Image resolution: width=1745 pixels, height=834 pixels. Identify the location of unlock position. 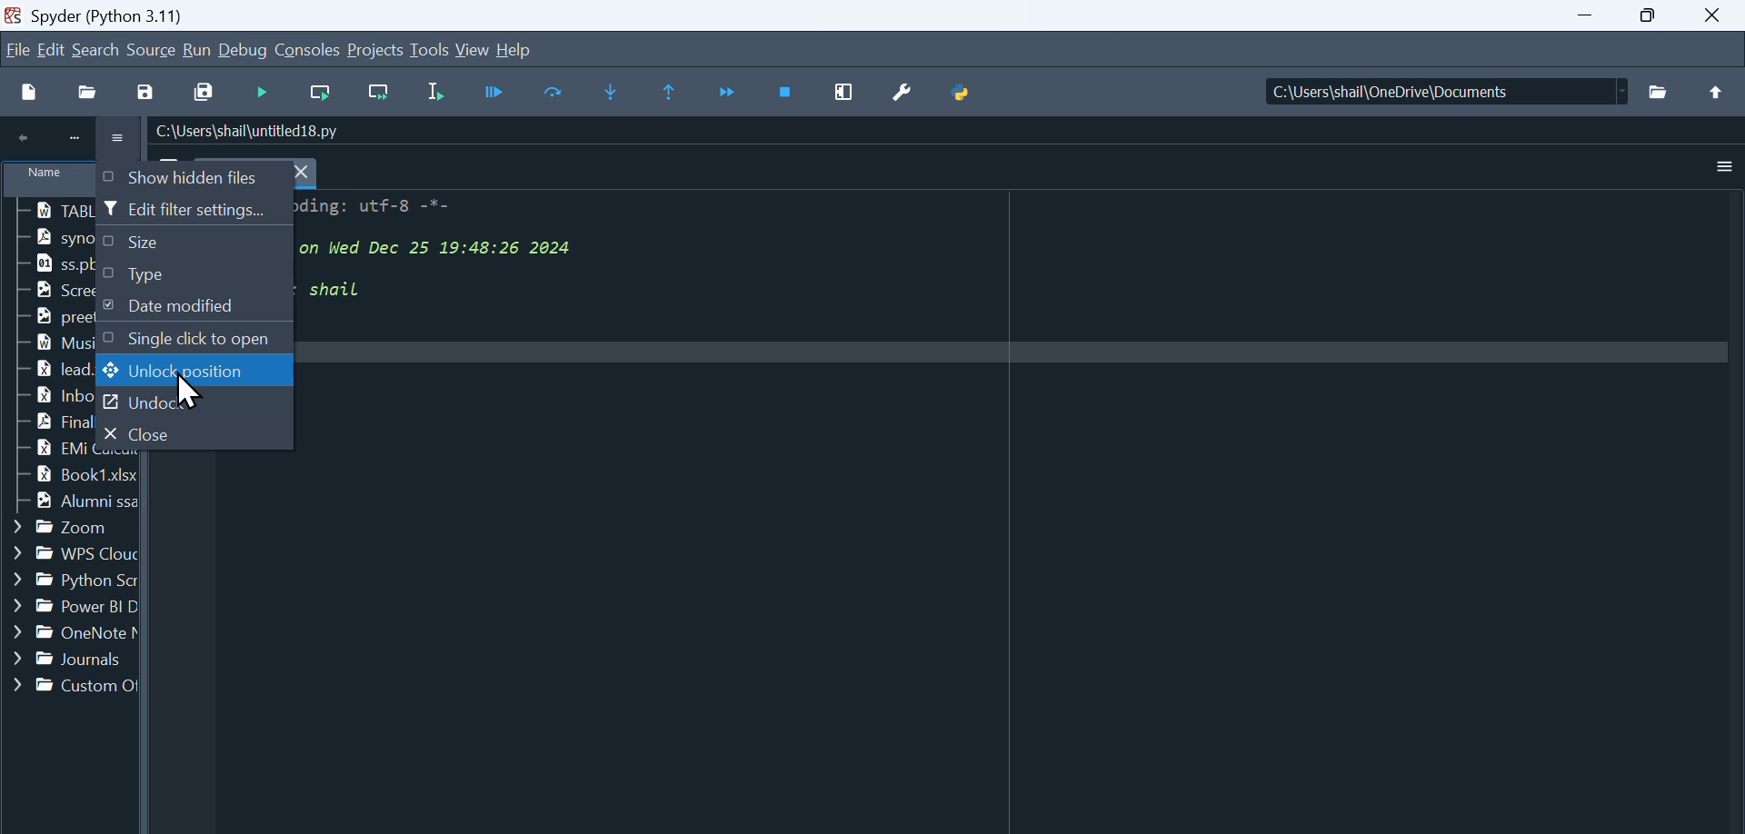
(194, 372).